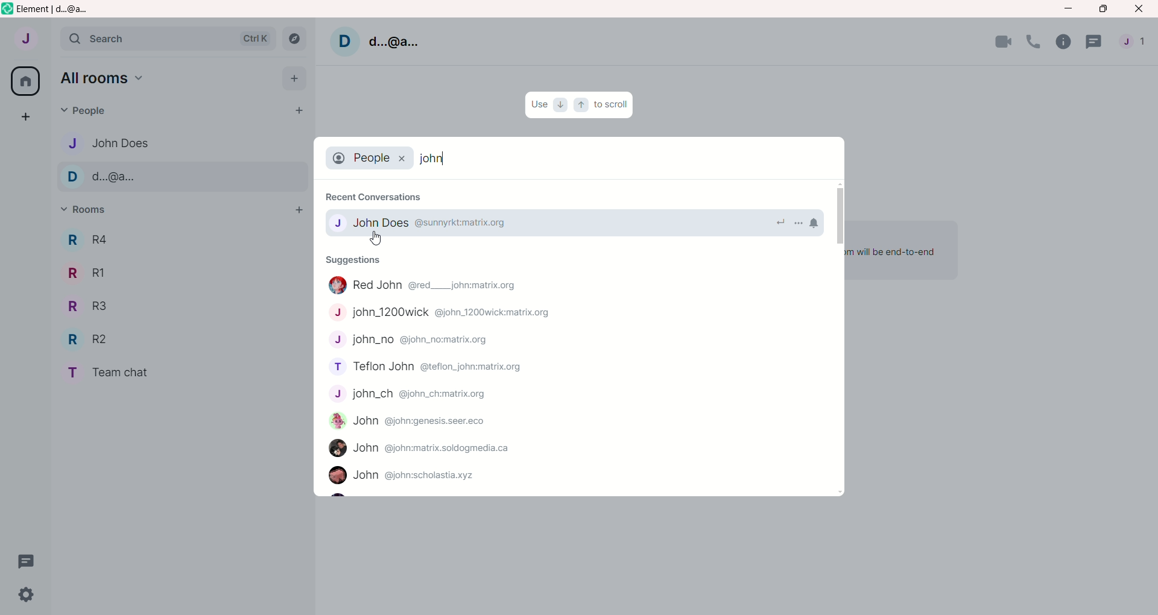 Image resolution: width=1158 pixels, height=615 pixels. What do you see at coordinates (415, 340) in the screenshot?
I see `john_no` at bounding box center [415, 340].